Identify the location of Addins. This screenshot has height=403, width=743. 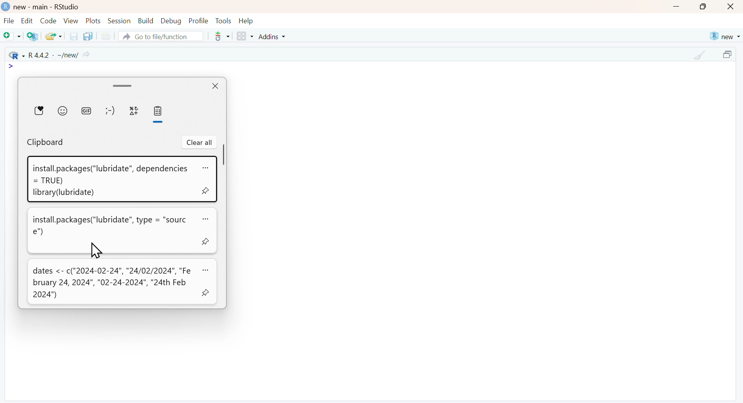
(273, 36).